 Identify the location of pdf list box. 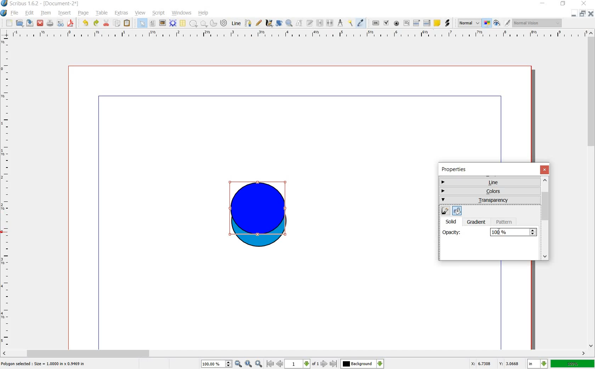
(427, 22).